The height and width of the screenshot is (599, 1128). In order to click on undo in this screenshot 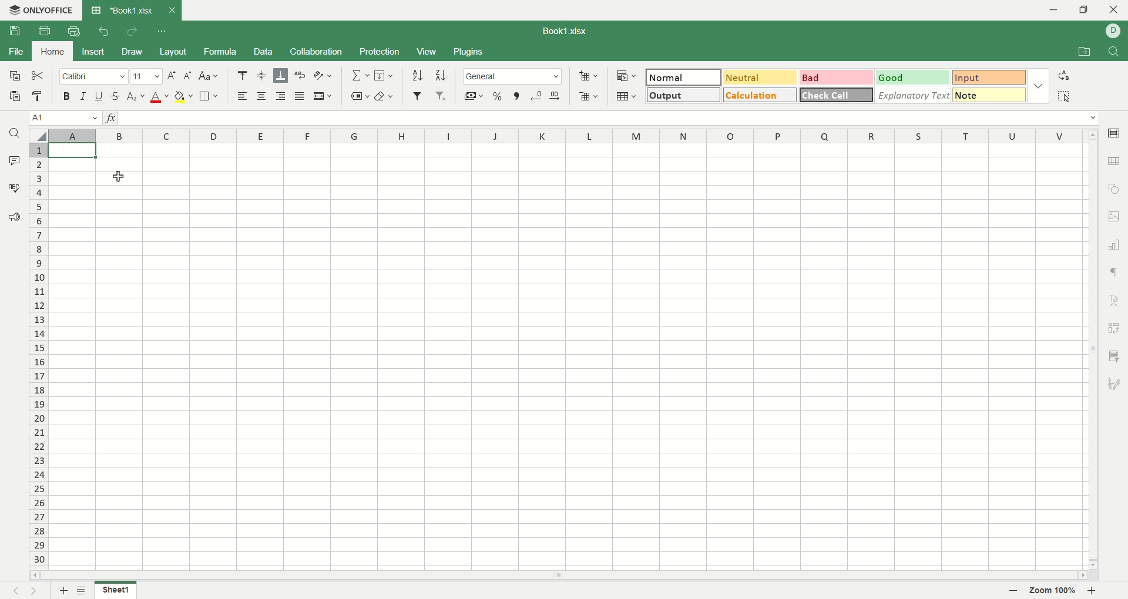, I will do `click(105, 31)`.